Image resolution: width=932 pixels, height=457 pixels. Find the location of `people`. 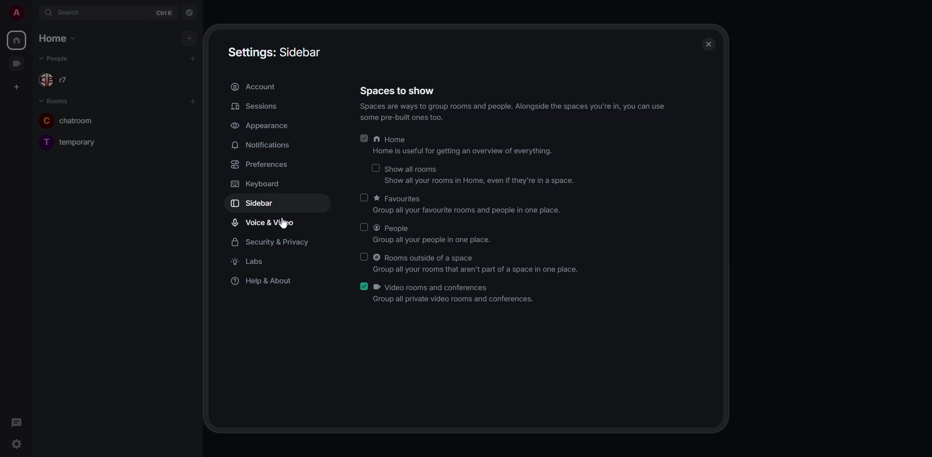

people is located at coordinates (62, 58).